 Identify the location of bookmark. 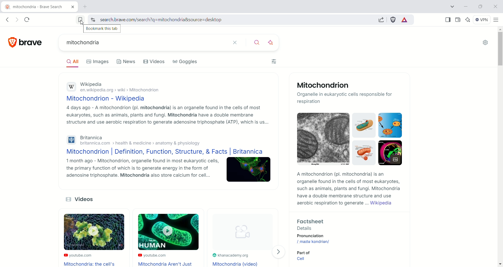
(81, 20).